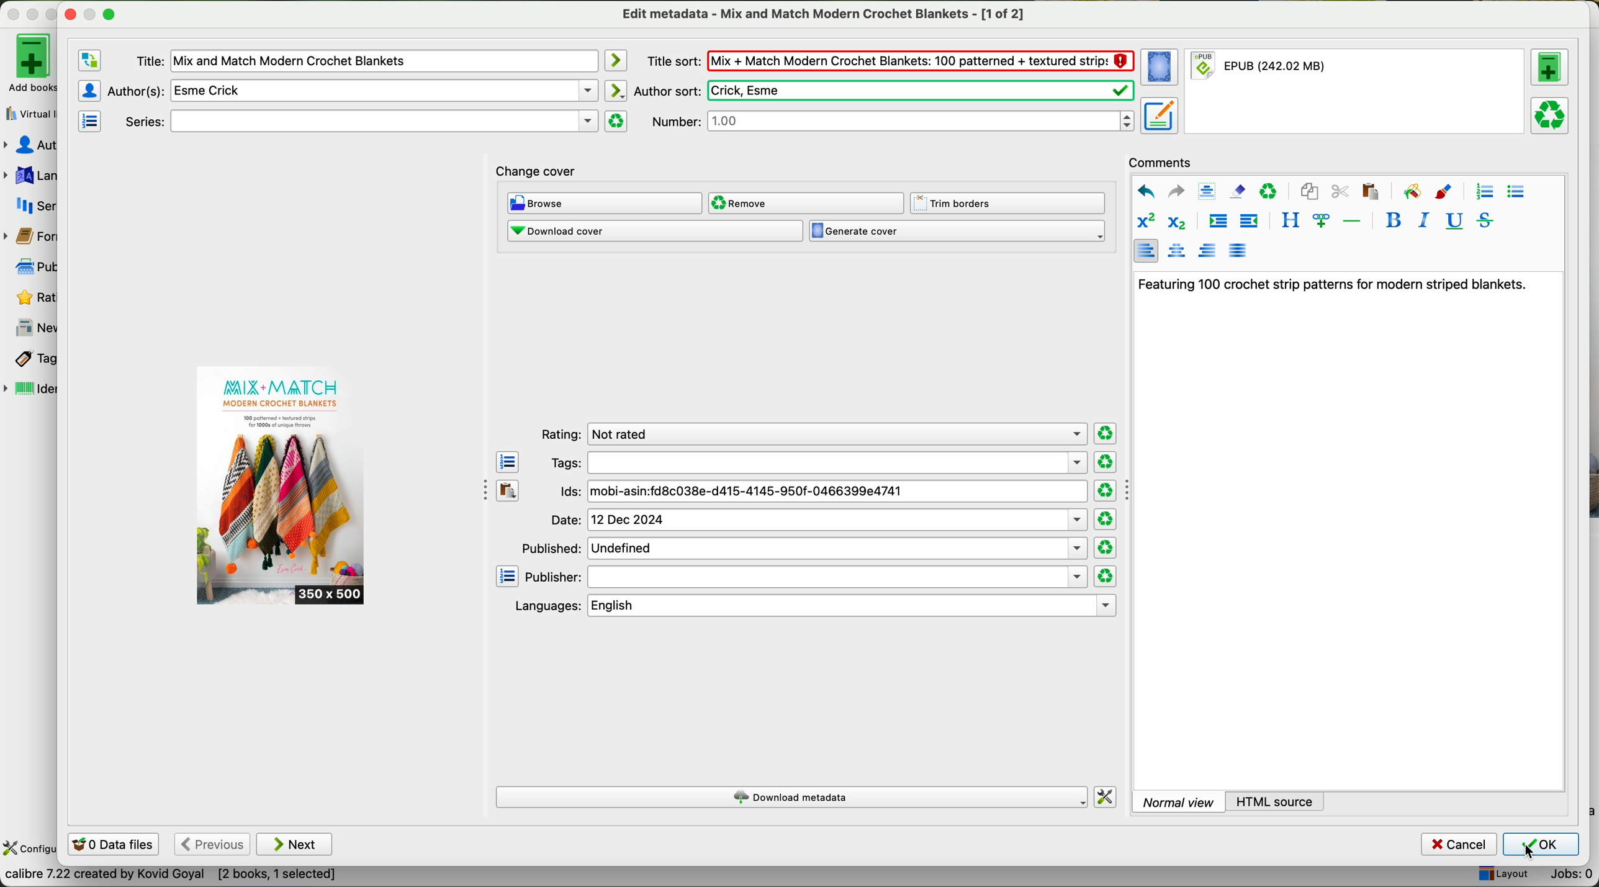 The image size is (1599, 887). I want to click on languages, so click(30, 176).